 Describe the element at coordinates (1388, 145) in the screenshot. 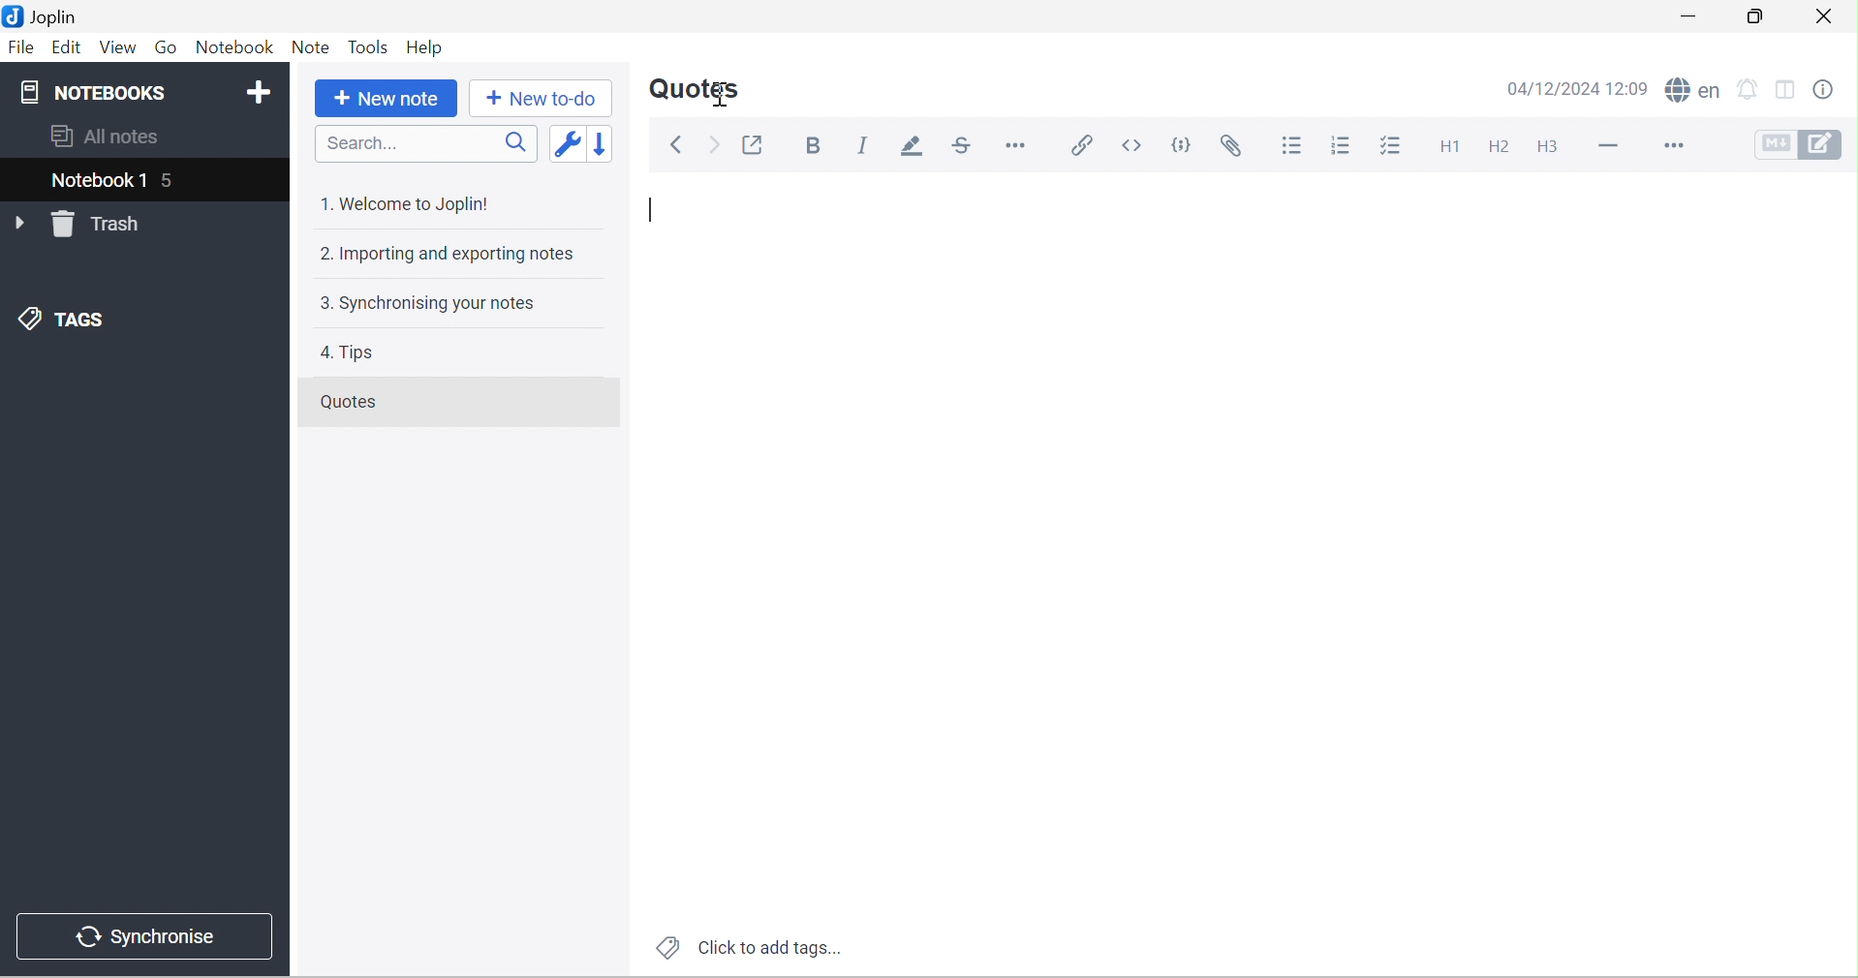

I see `Checkbox list` at that location.